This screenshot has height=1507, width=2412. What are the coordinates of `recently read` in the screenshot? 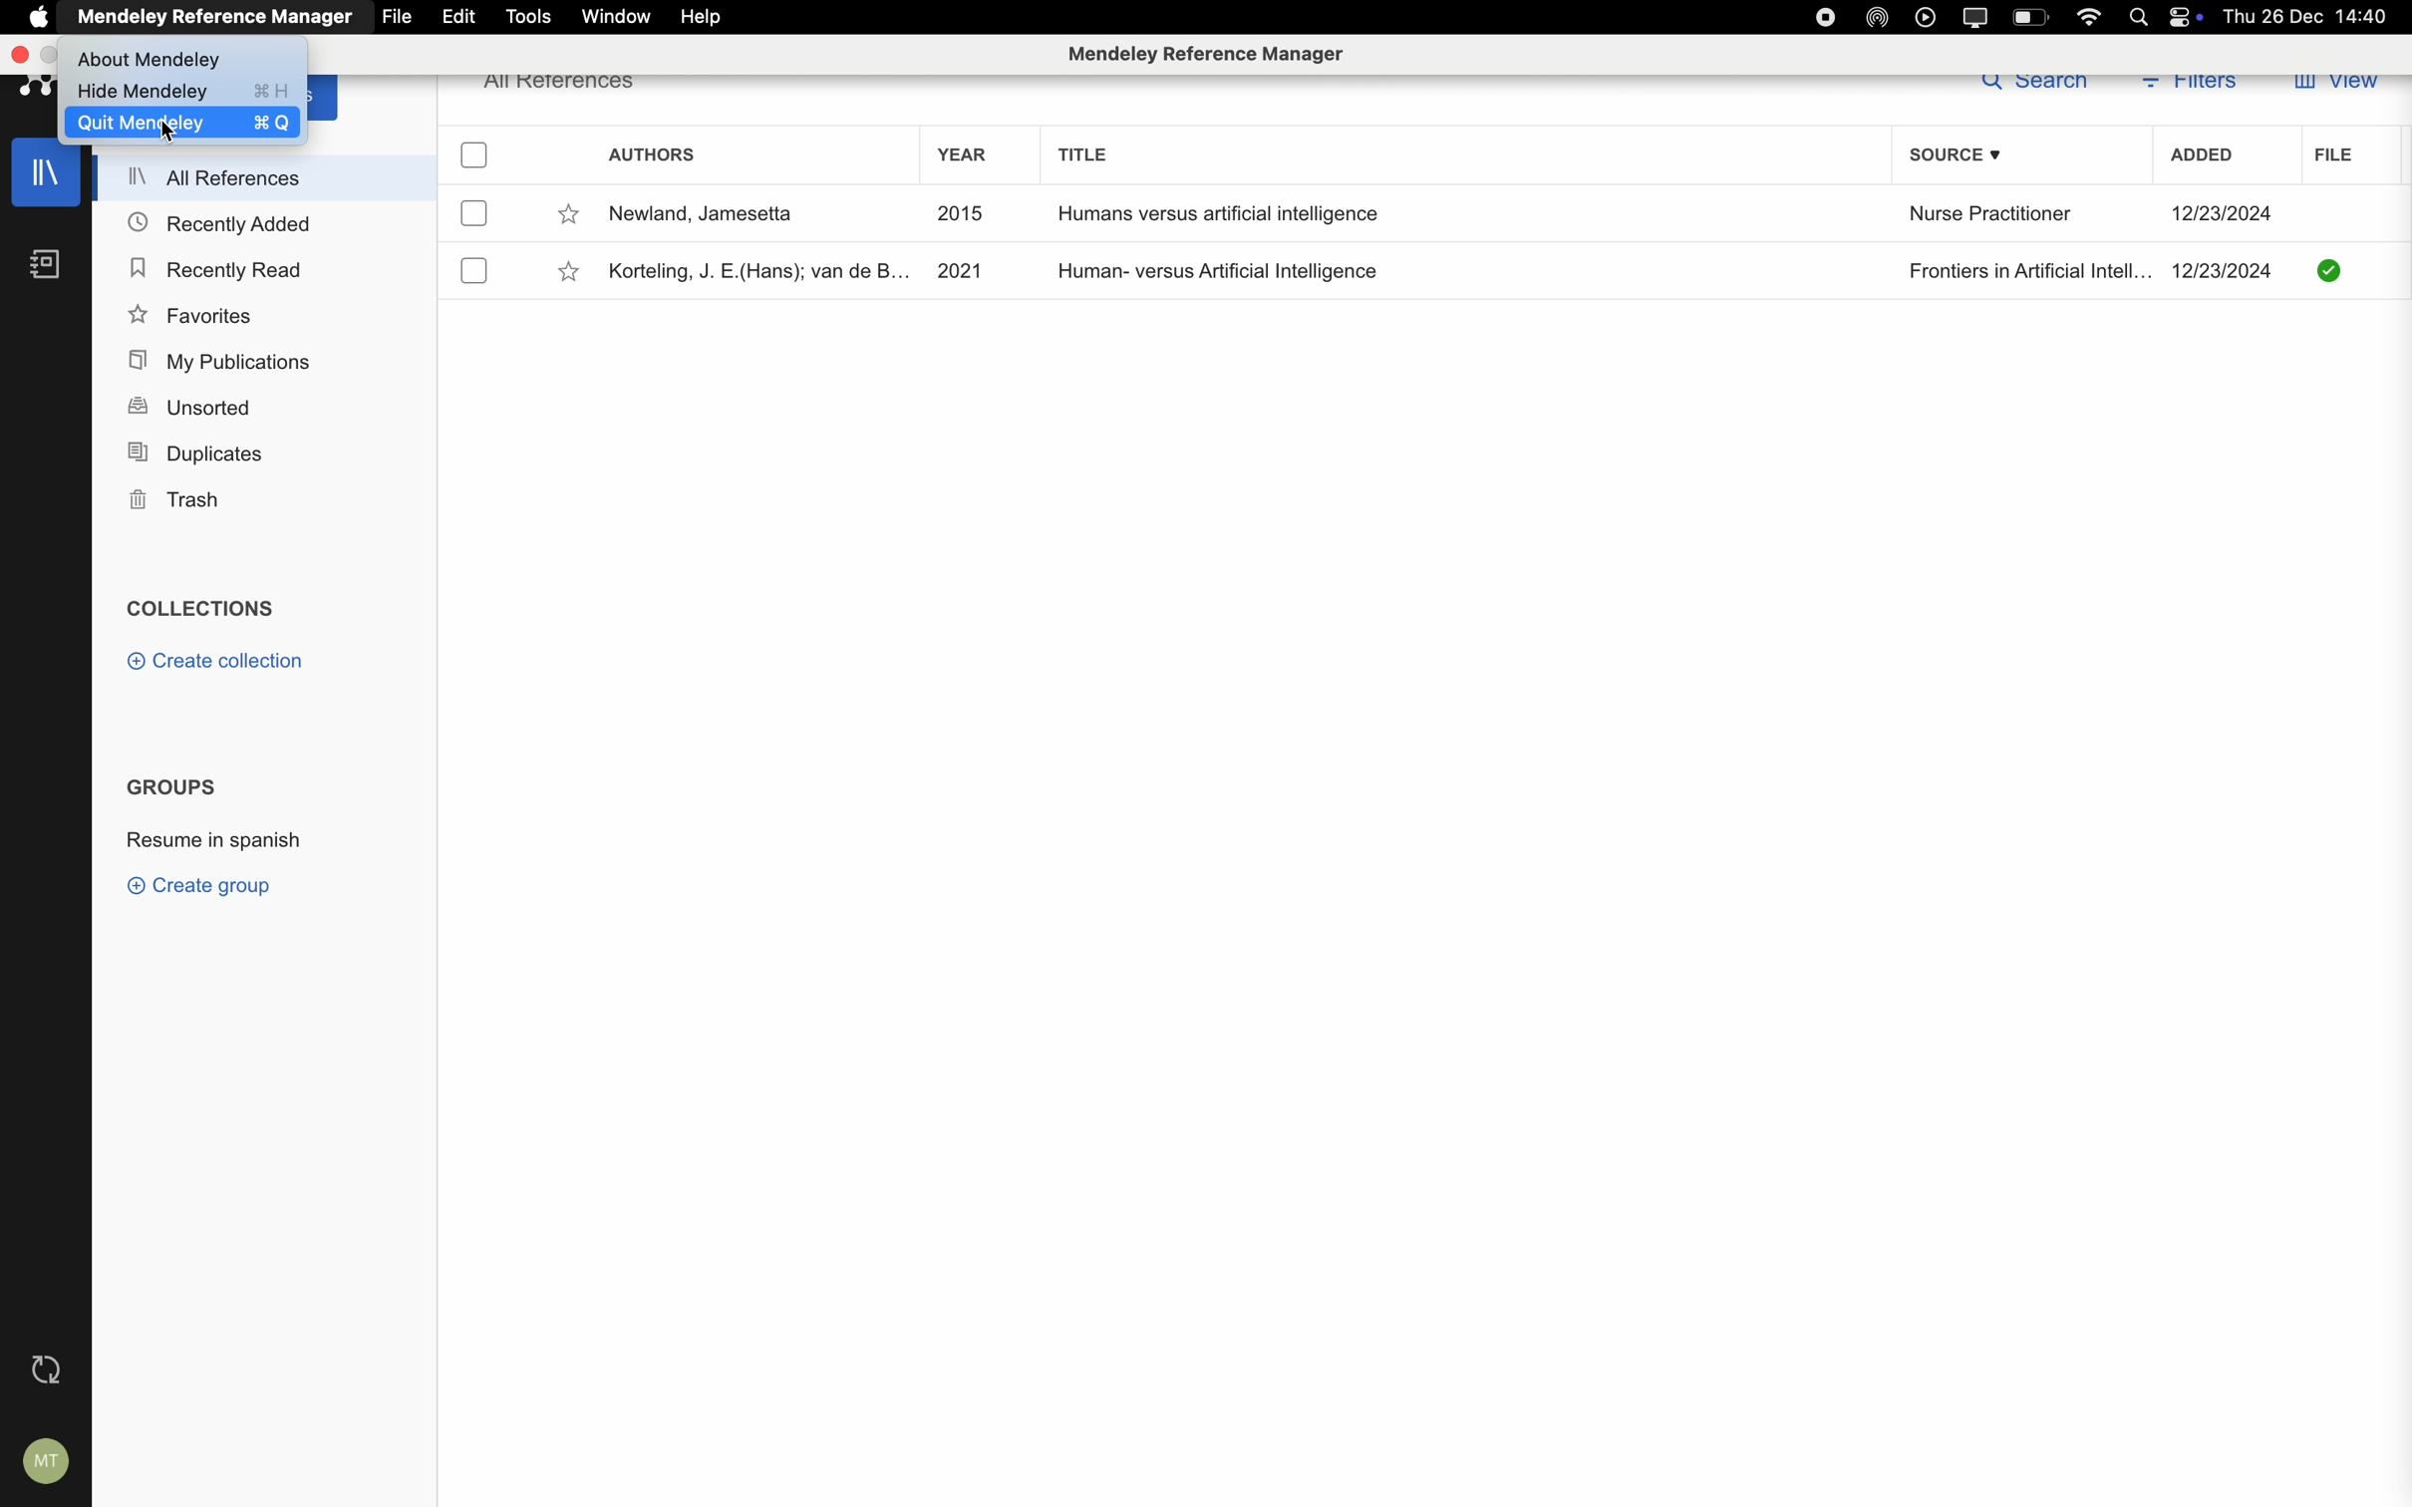 It's located at (214, 265).